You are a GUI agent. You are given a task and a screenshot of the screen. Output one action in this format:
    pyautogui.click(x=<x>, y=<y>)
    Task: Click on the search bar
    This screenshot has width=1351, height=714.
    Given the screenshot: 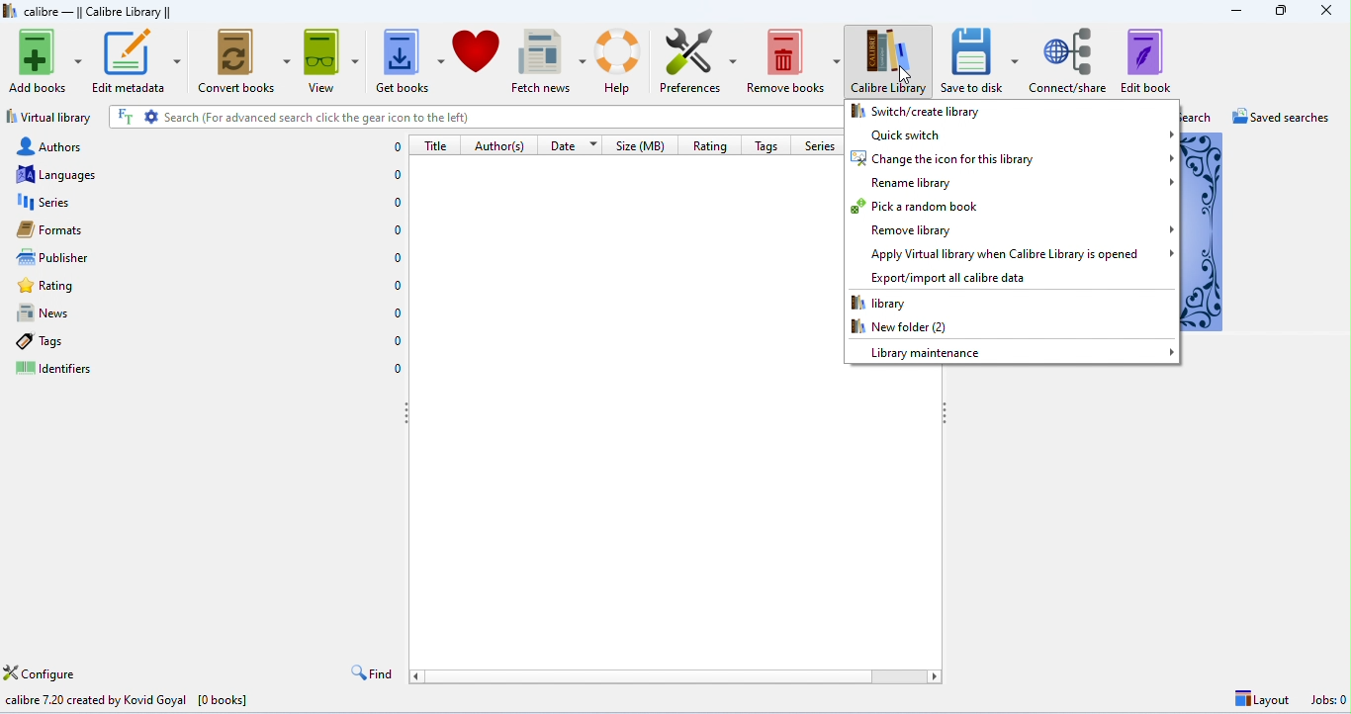 What is the action you would take?
    pyautogui.click(x=477, y=118)
    